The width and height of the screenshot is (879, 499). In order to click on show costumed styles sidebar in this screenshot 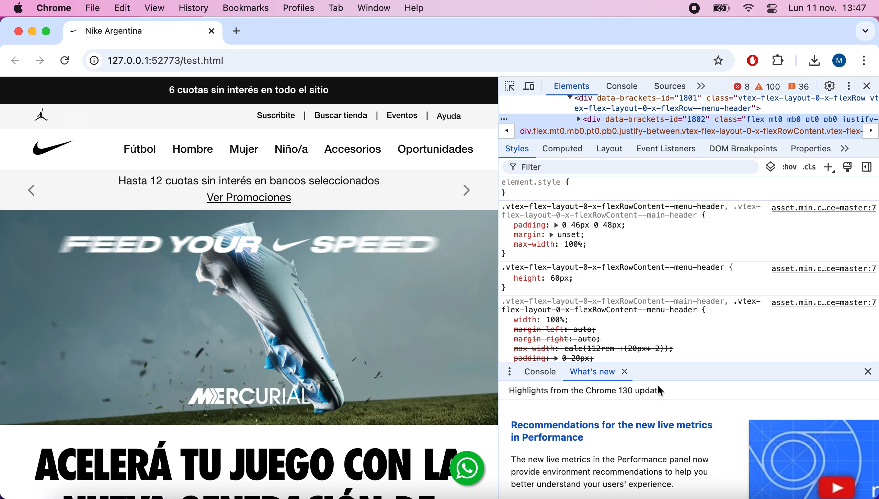, I will do `click(869, 168)`.